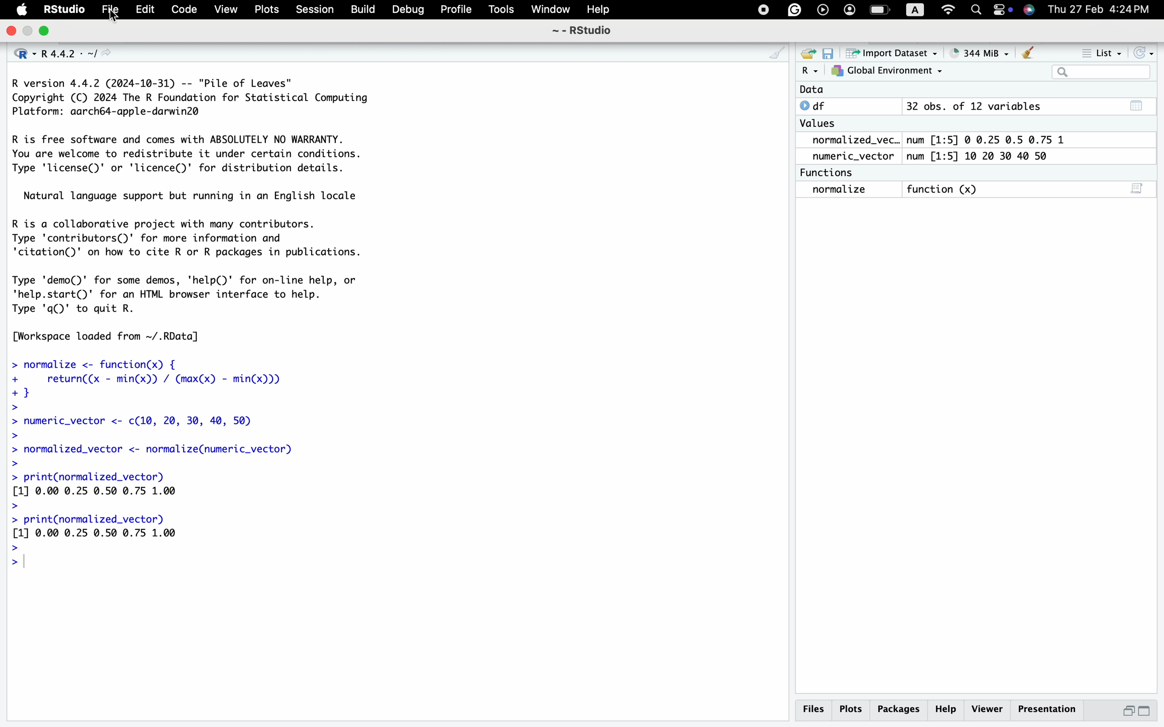  What do you see at coordinates (313, 11) in the screenshot?
I see `Session` at bounding box center [313, 11].